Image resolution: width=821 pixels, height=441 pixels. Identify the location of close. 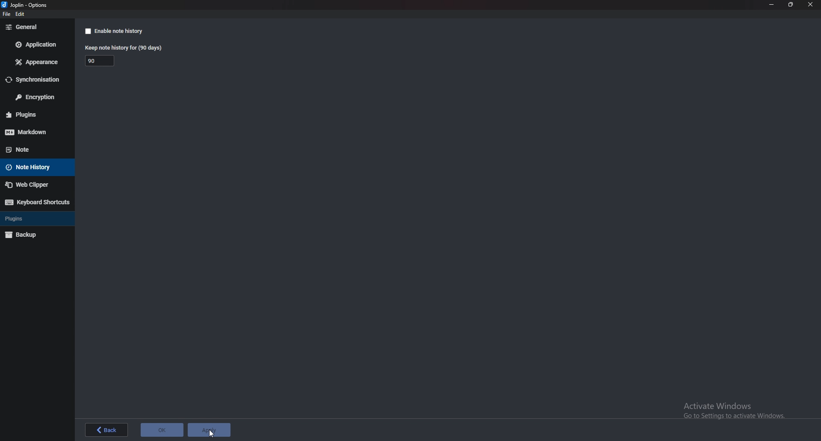
(809, 5).